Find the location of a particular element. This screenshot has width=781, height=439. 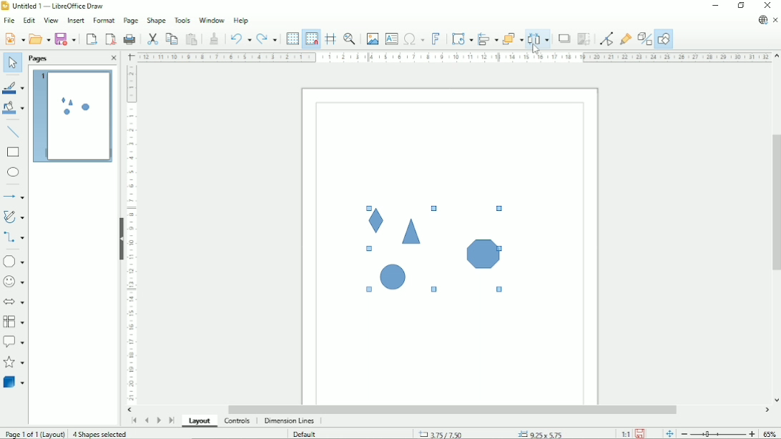

Zoom factor is located at coordinates (771, 433).